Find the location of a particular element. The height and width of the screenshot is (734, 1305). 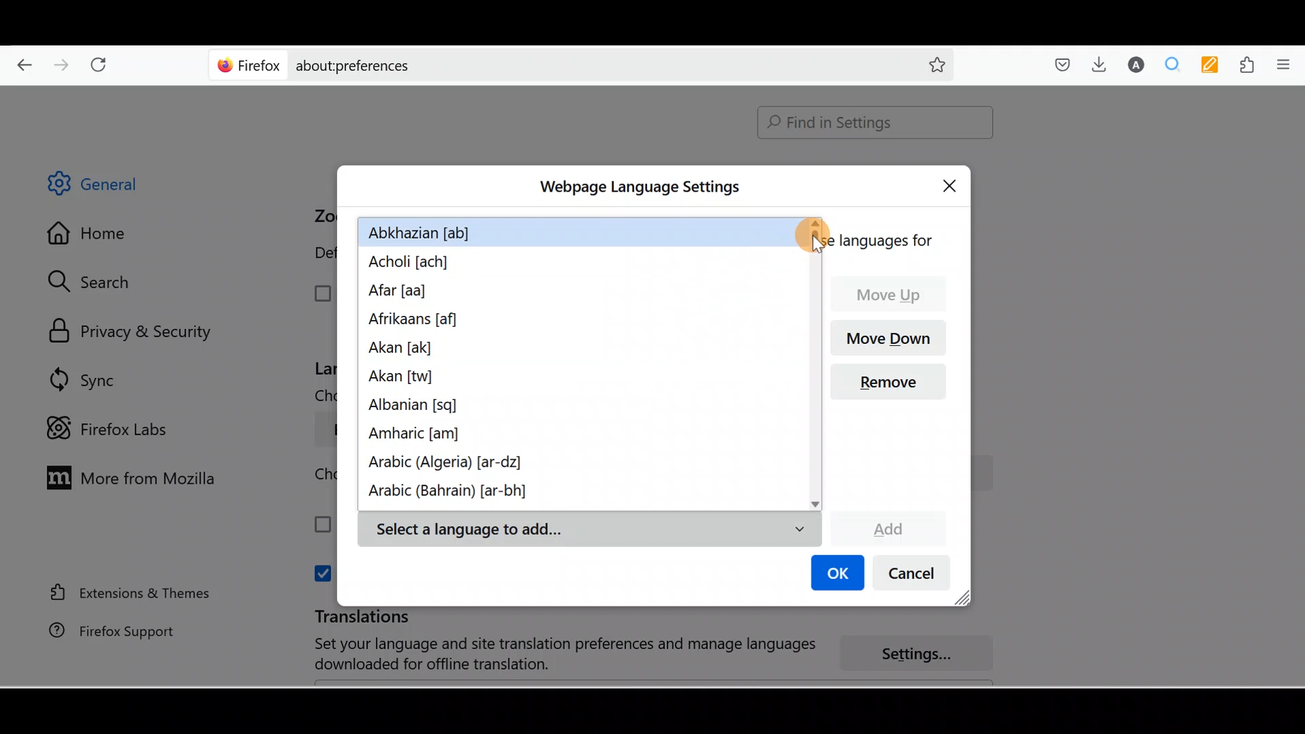

Set your language and site translation preferences and manage language download for offline translation. is located at coordinates (552, 654).